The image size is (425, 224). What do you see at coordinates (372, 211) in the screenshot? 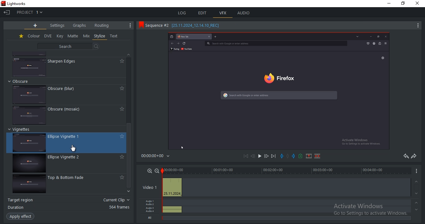
I see `Activate Windows
Go to Settings to activate Windows` at bounding box center [372, 211].